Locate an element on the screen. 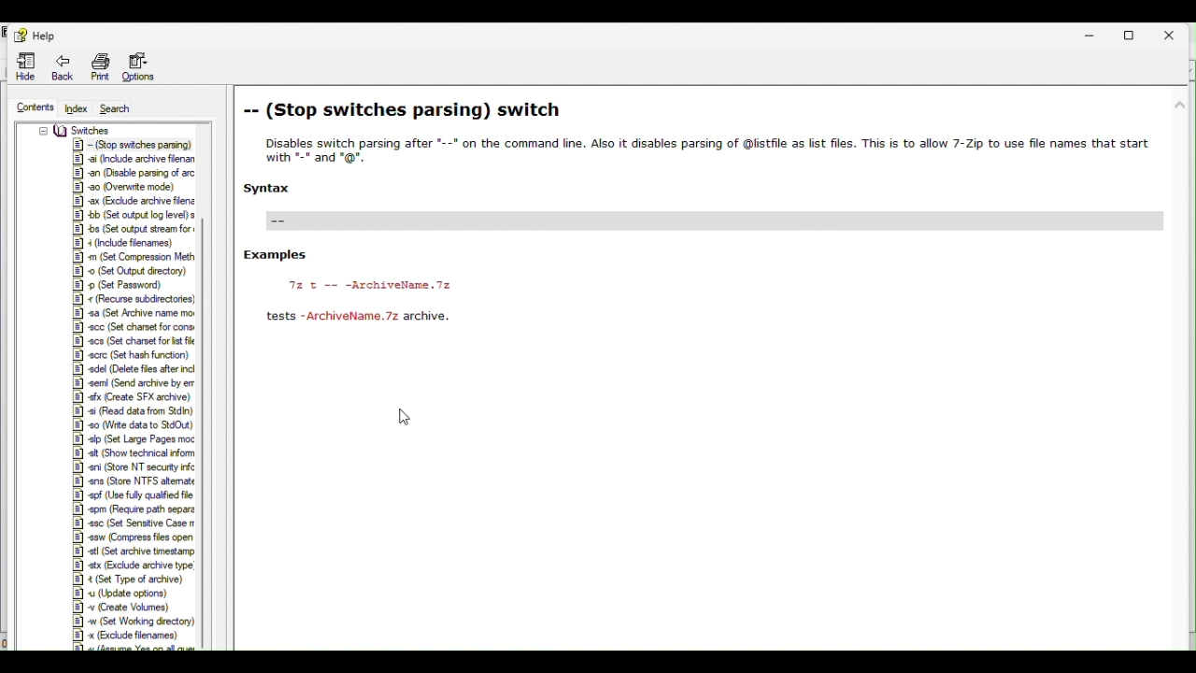 Image resolution: width=1196 pixels, height=673 pixels.  is located at coordinates (135, 159).